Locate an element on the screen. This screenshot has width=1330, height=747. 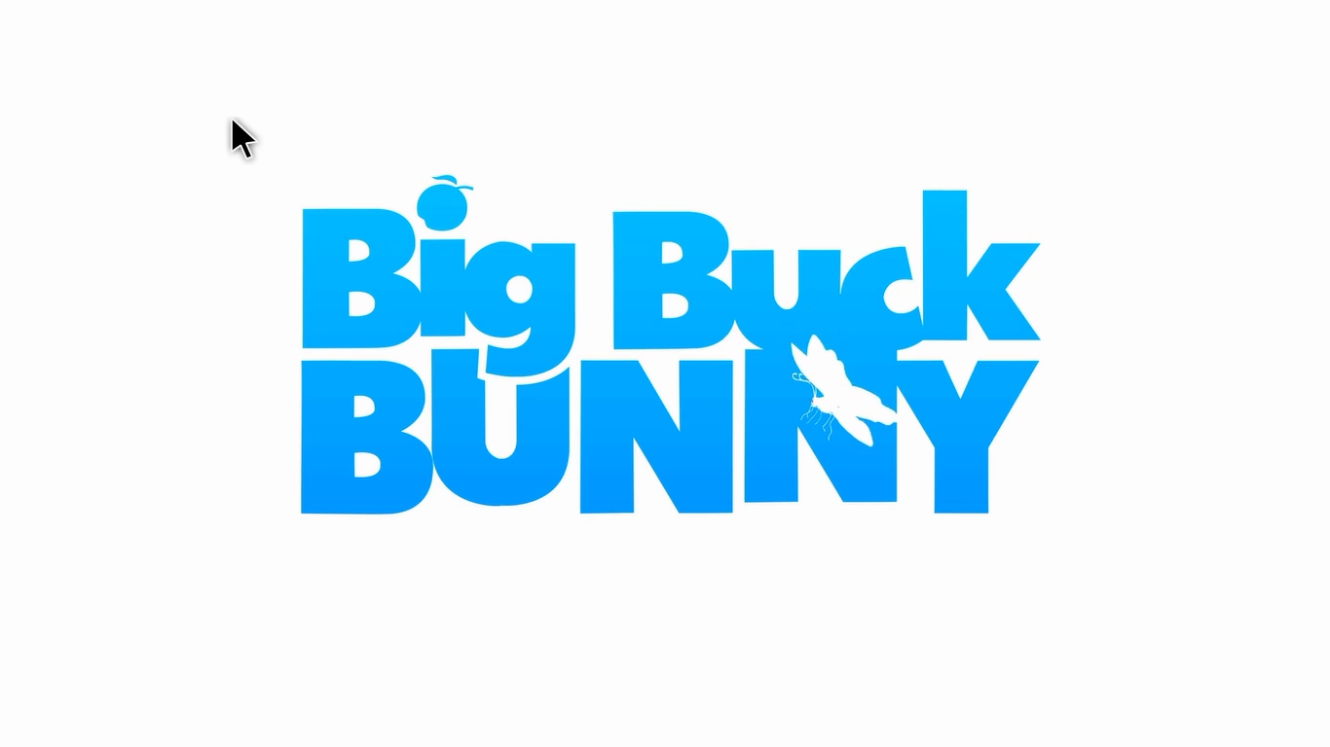
cursor is located at coordinates (249, 135).